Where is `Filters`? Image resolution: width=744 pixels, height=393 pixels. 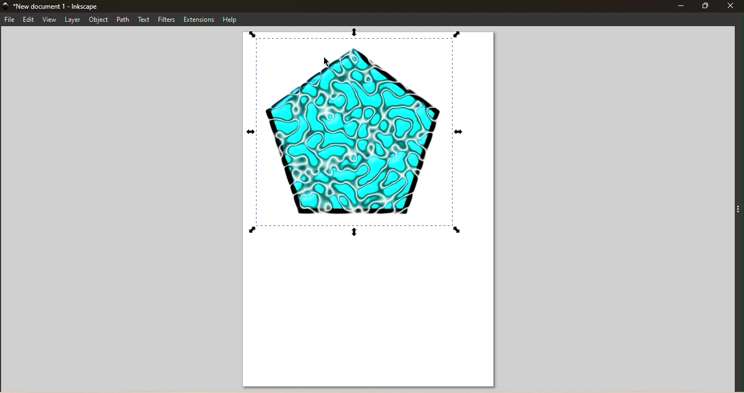
Filters is located at coordinates (168, 19).